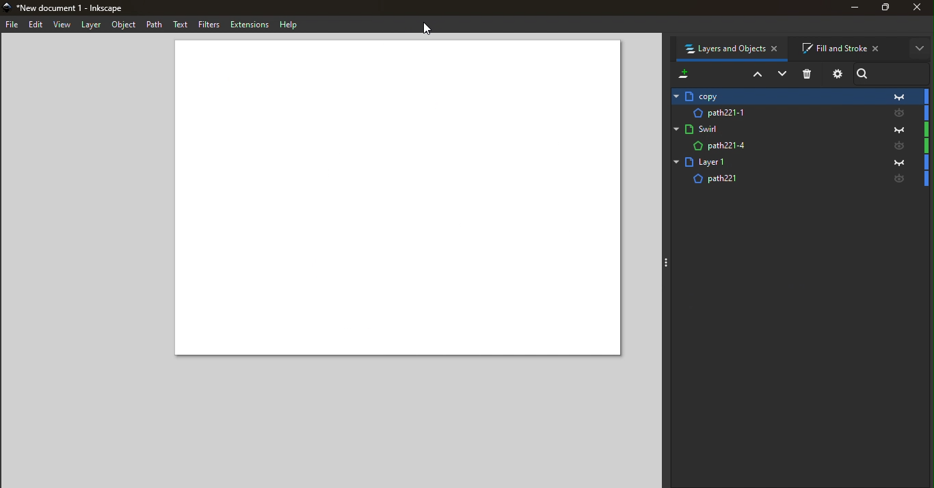 This screenshot has height=488, width=934. What do you see at coordinates (902, 146) in the screenshot?
I see `hide/unhide layer` at bounding box center [902, 146].